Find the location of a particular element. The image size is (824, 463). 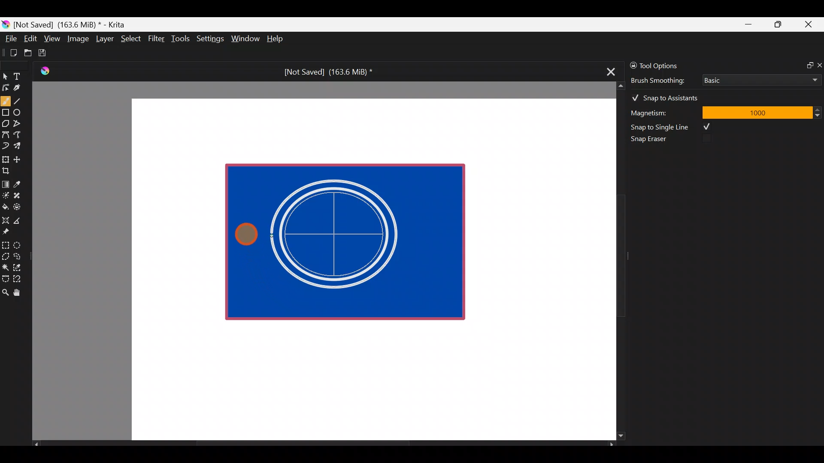

Krita Logo is located at coordinates (43, 71).